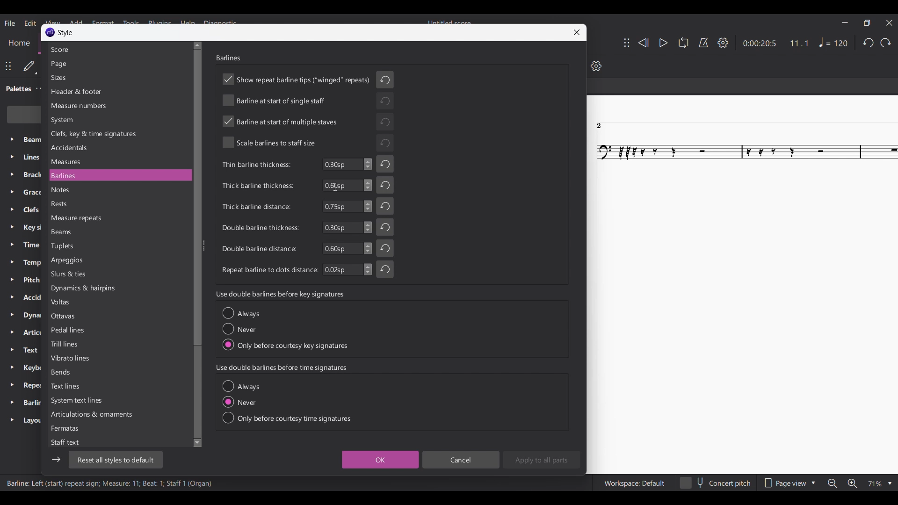 This screenshot has height=505, width=898. I want to click on Palette tab, current selection, so click(16, 89).